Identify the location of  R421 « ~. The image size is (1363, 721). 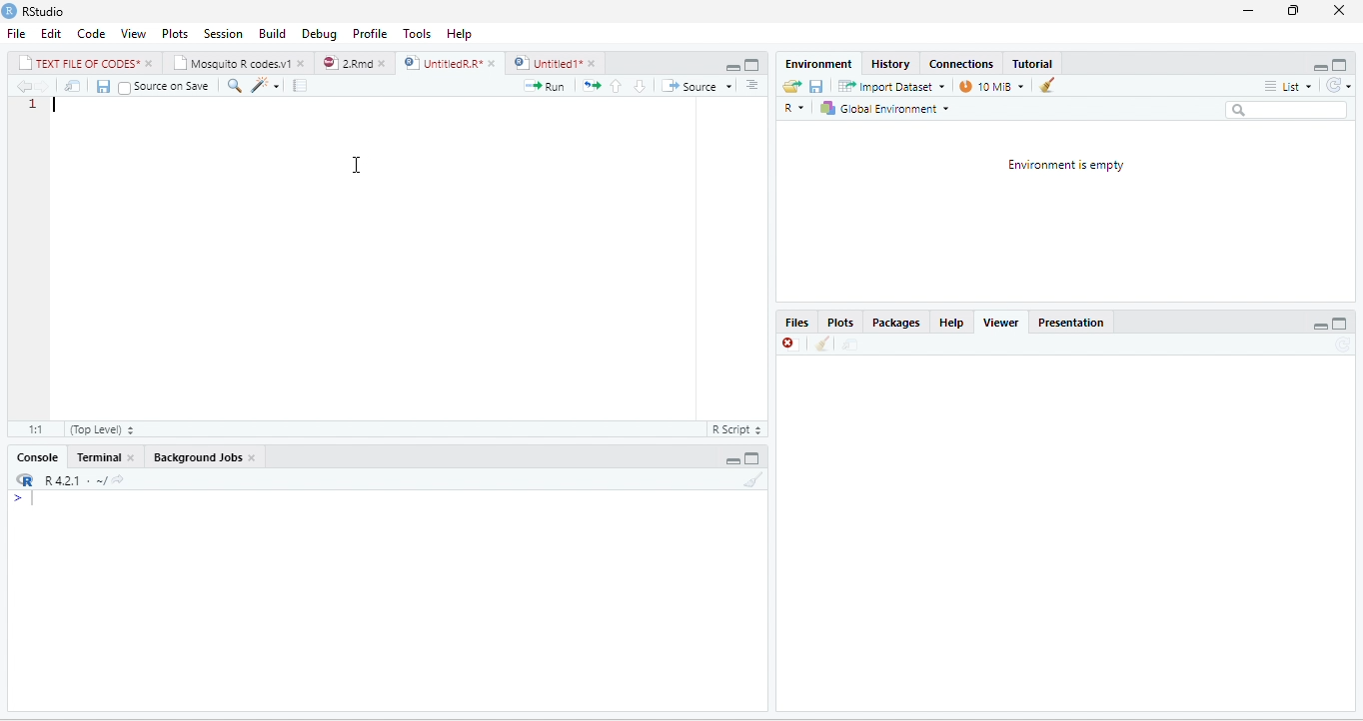
(66, 477).